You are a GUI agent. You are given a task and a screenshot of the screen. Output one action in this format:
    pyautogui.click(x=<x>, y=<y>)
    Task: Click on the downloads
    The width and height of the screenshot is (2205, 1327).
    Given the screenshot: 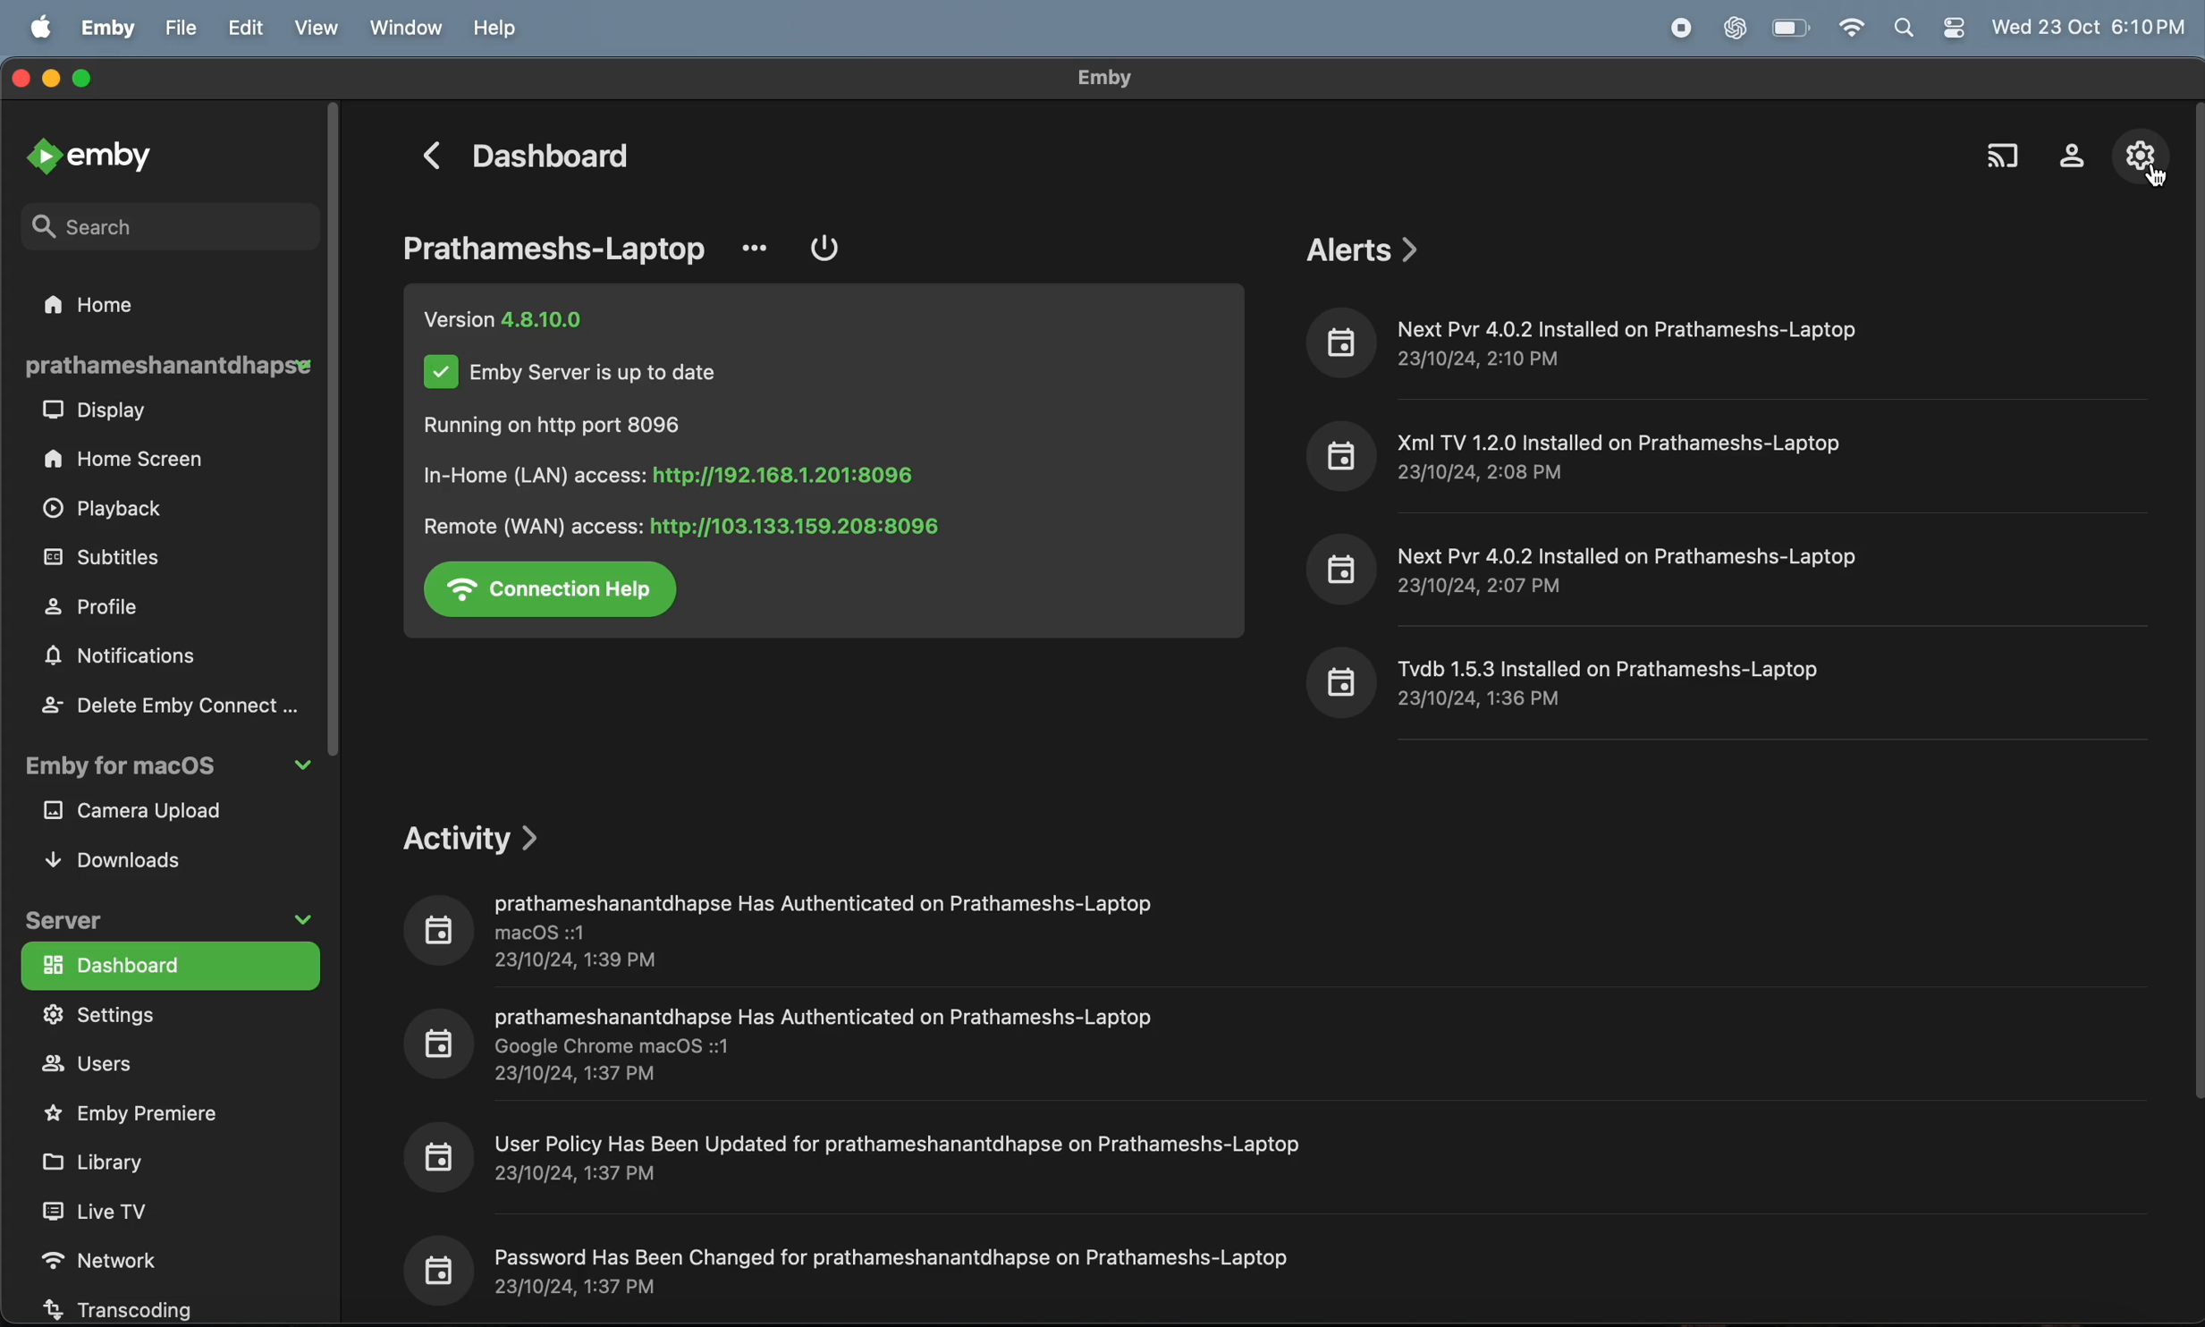 What is the action you would take?
    pyautogui.click(x=149, y=858)
    